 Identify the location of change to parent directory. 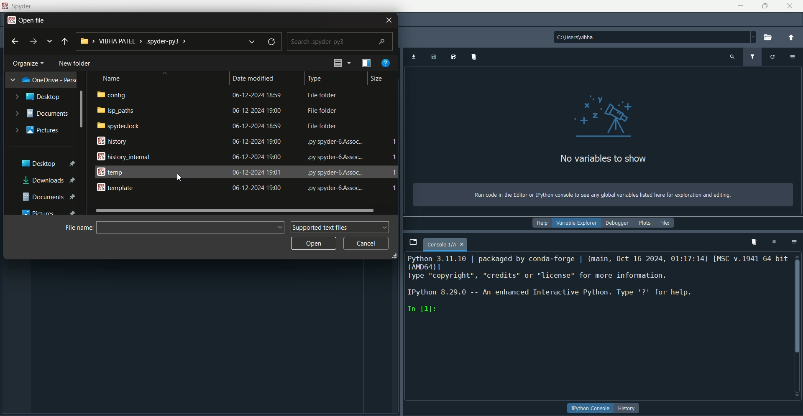
(794, 38).